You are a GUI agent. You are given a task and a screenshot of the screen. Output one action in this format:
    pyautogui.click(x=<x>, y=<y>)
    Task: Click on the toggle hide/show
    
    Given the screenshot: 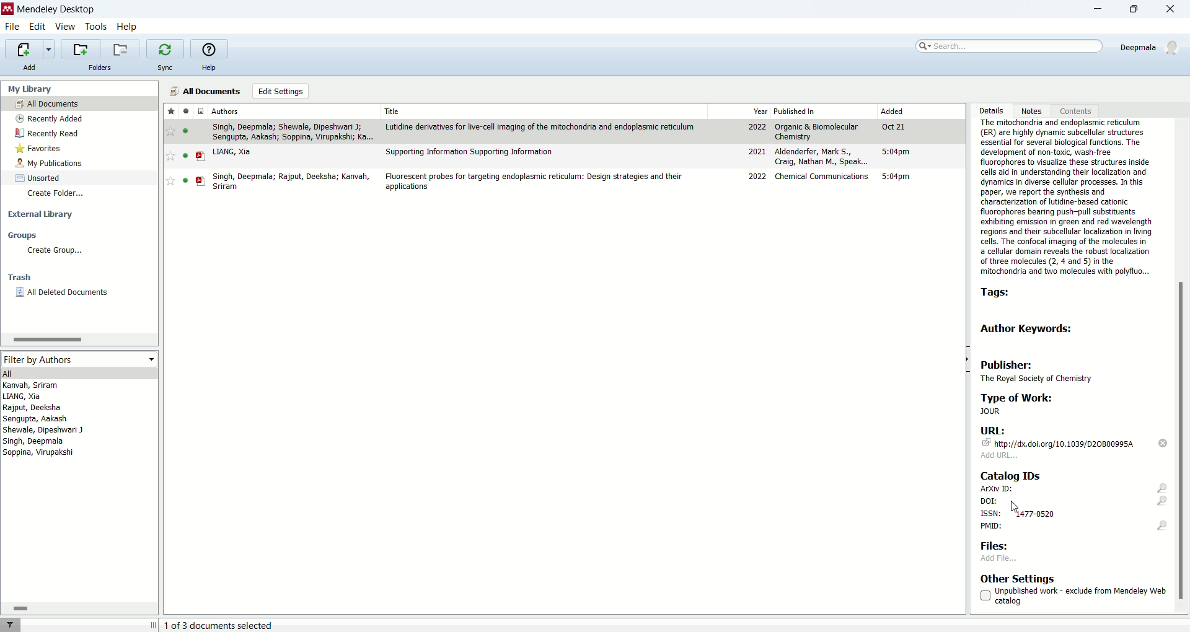 What is the action you would take?
    pyautogui.click(x=966, y=359)
    